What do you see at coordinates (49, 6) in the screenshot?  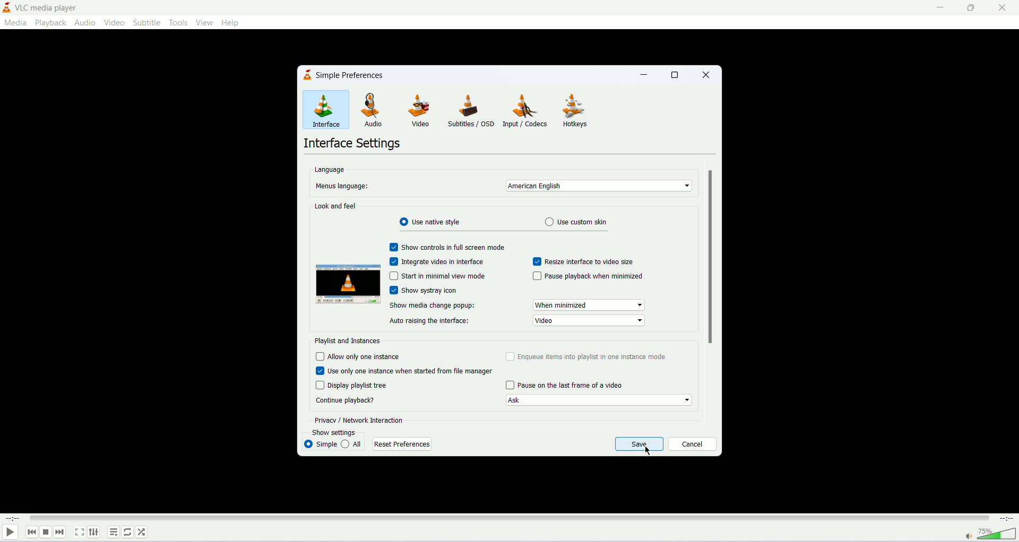 I see `vlc media player` at bounding box center [49, 6].